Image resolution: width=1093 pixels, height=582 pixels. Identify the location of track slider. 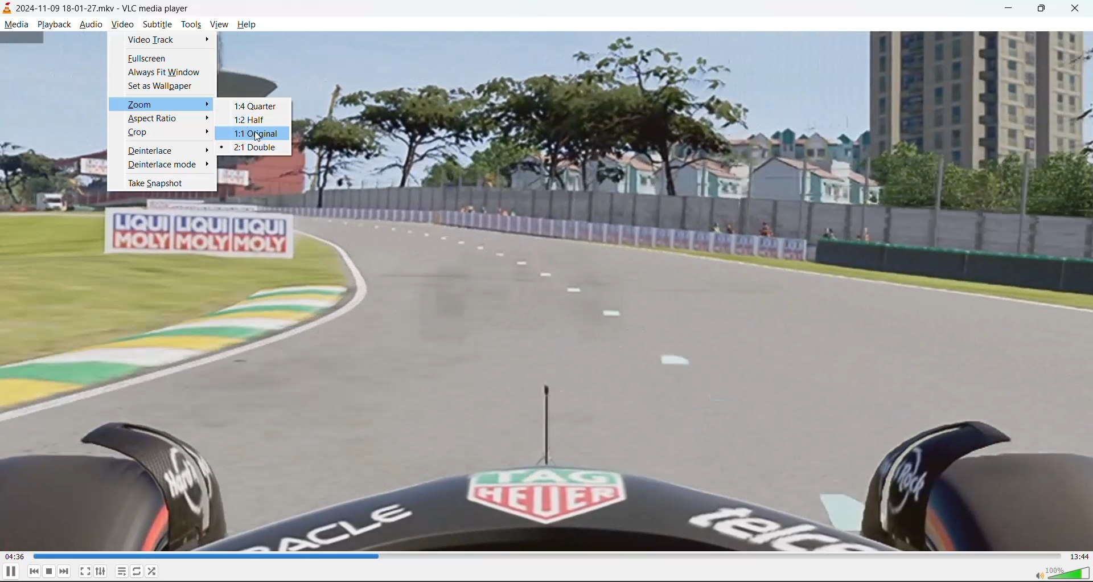
(549, 556).